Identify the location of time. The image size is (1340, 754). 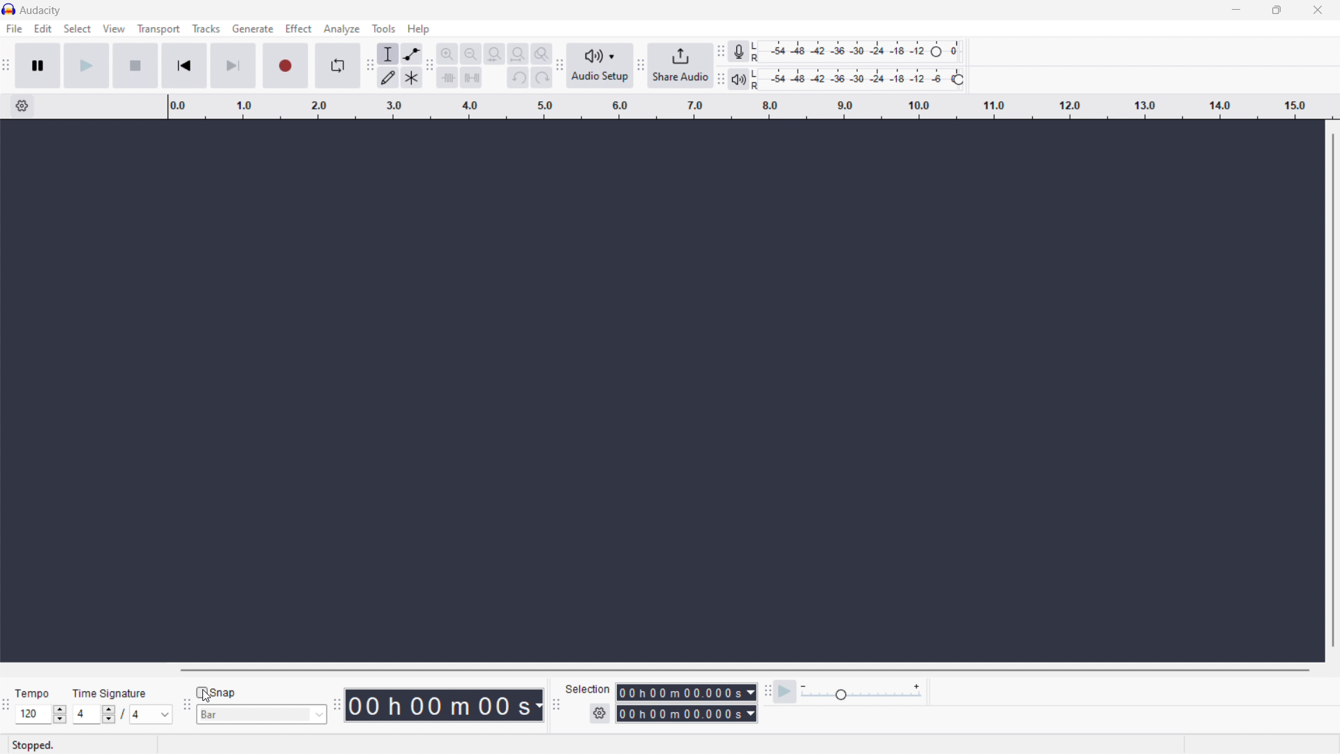
(443, 705).